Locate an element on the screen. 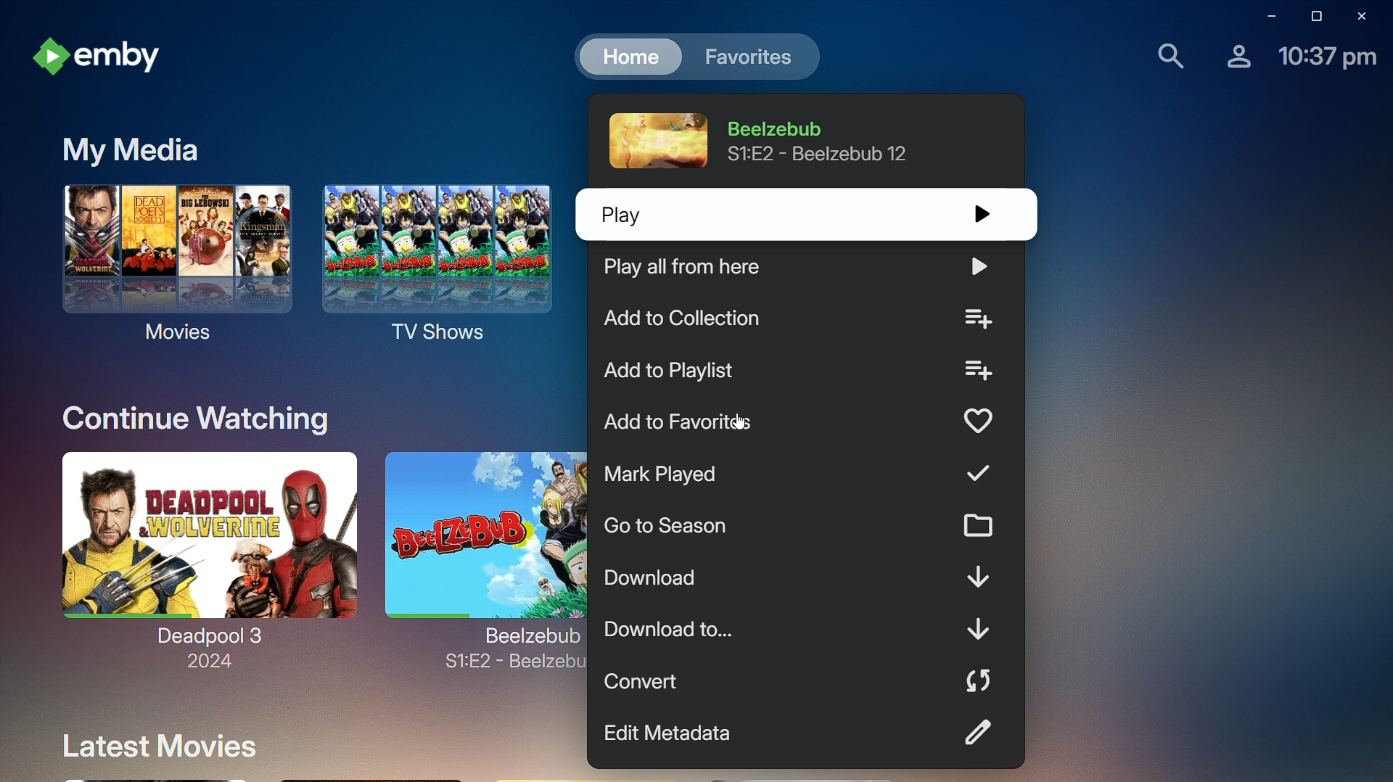 This screenshot has height=782, width=1393. Account is located at coordinates (1235, 55).